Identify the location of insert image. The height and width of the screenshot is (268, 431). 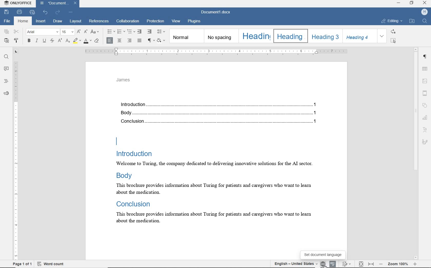
(425, 81).